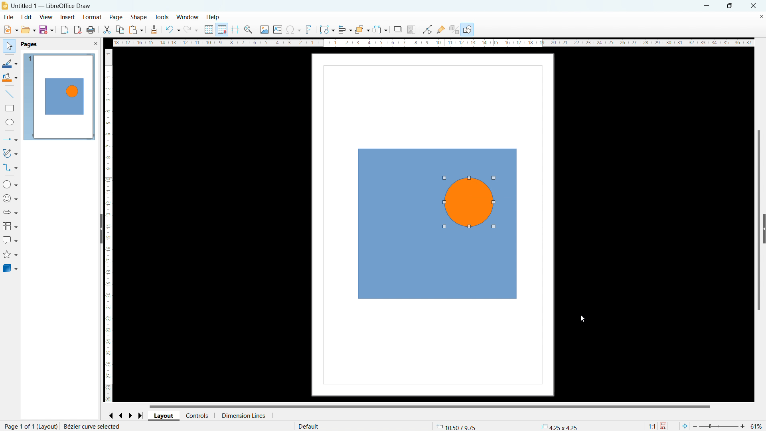 This screenshot has width=766, height=431. Describe the element at coordinates (430, 406) in the screenshot. I see `horizontal scrollbar` at that location.